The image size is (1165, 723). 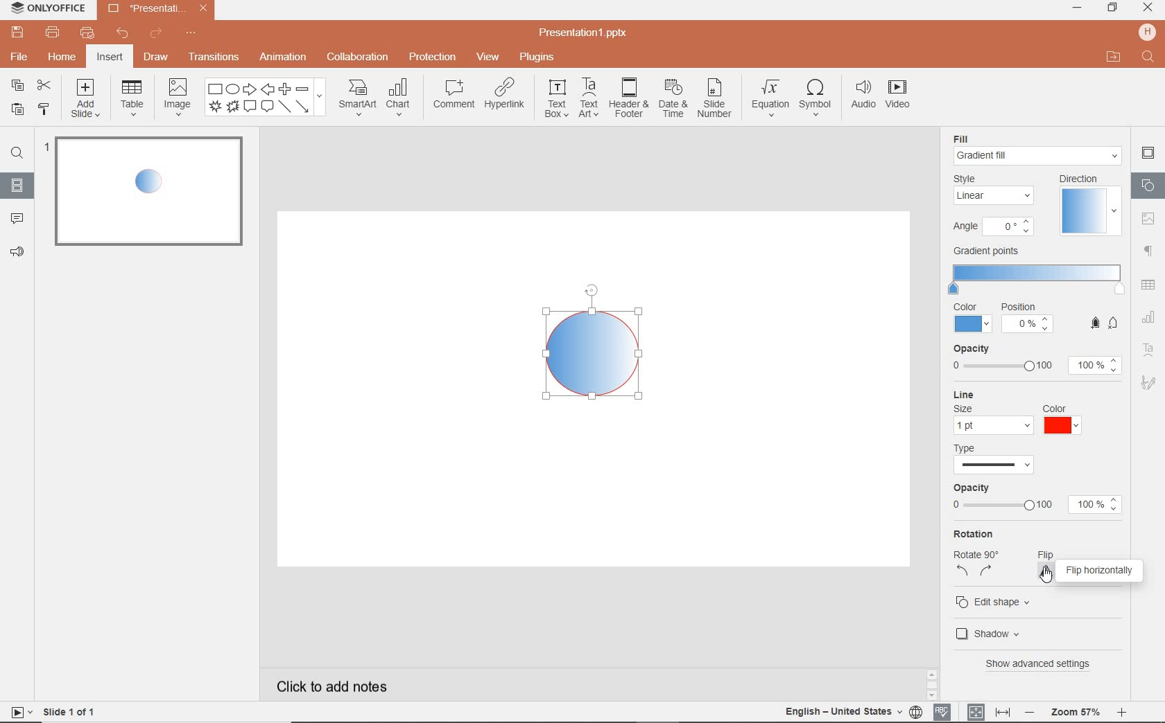 I want to click on color, so click(x=1057, y=420).